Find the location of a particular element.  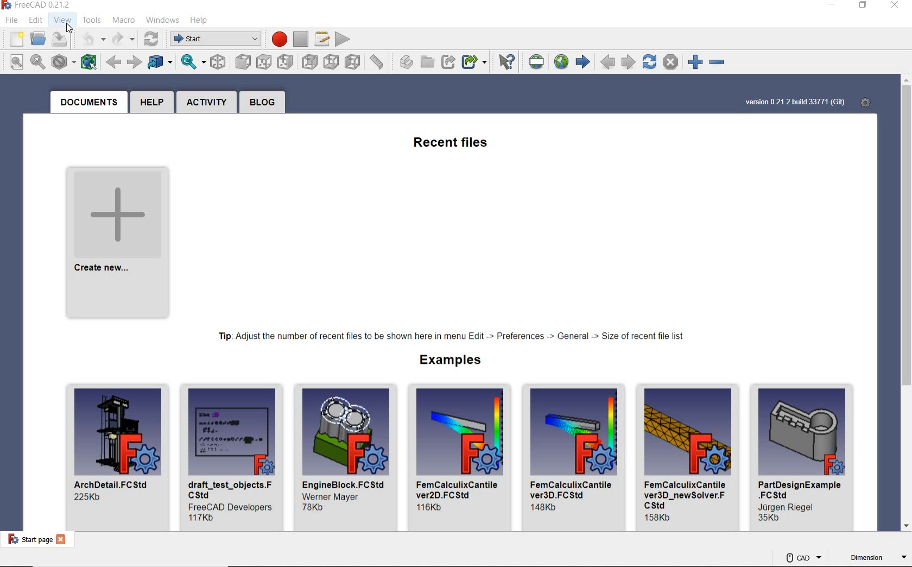

next page is located at coordinates (630, 61).